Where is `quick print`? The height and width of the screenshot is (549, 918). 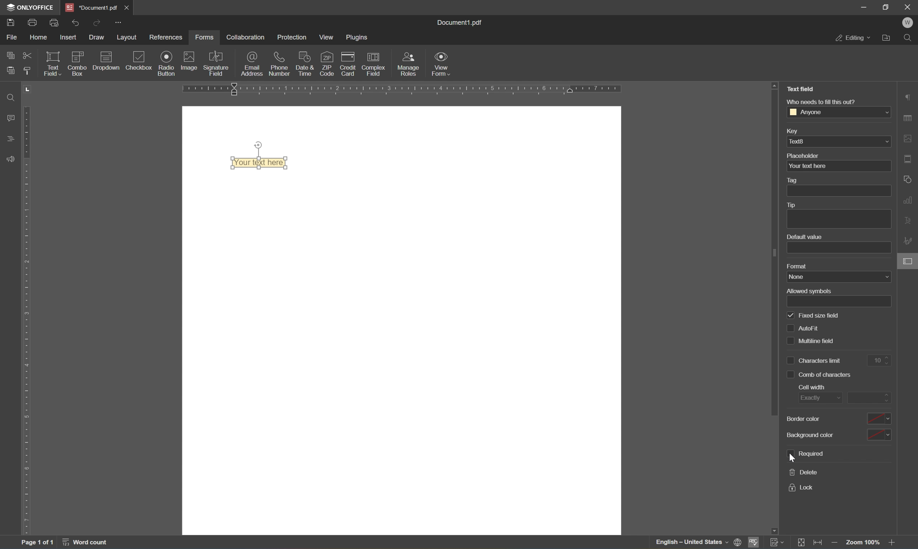
quick print is located at coordinates (56, 23).